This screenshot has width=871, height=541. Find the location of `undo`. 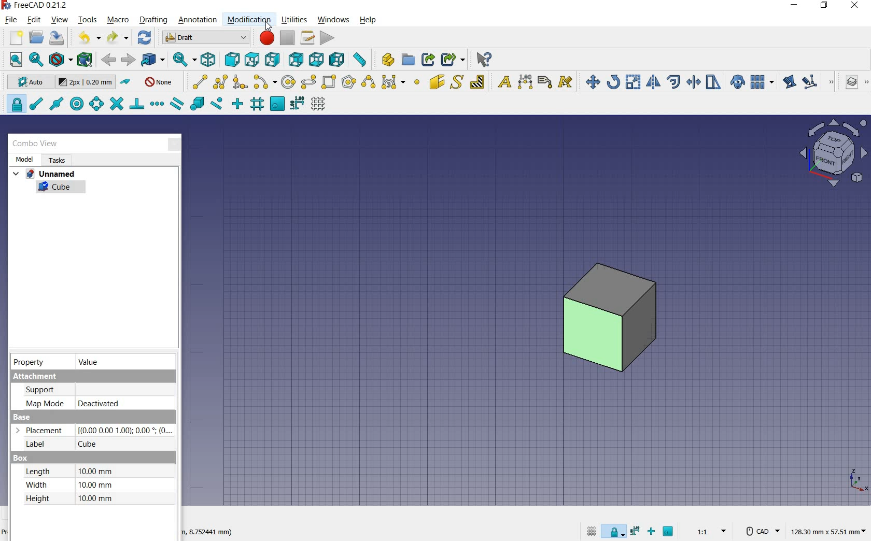

undo is located at coordinates (86, 37).